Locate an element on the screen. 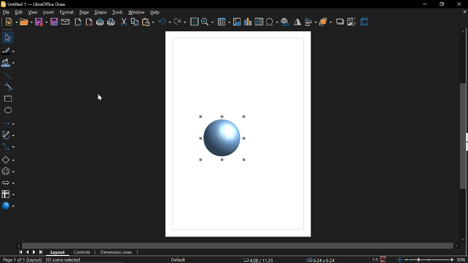  basic shapes is located at coordinates (8, 160).